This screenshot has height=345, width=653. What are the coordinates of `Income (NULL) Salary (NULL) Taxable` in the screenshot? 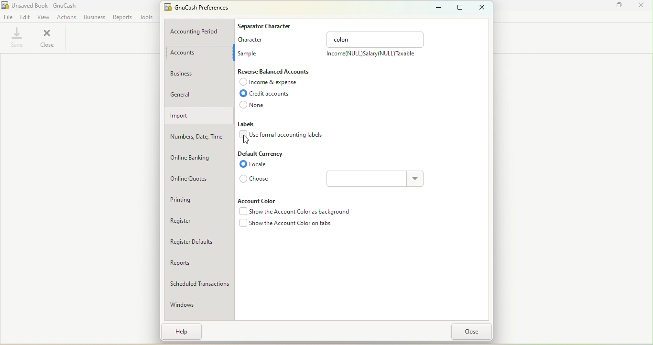 It's located at (370, 55).